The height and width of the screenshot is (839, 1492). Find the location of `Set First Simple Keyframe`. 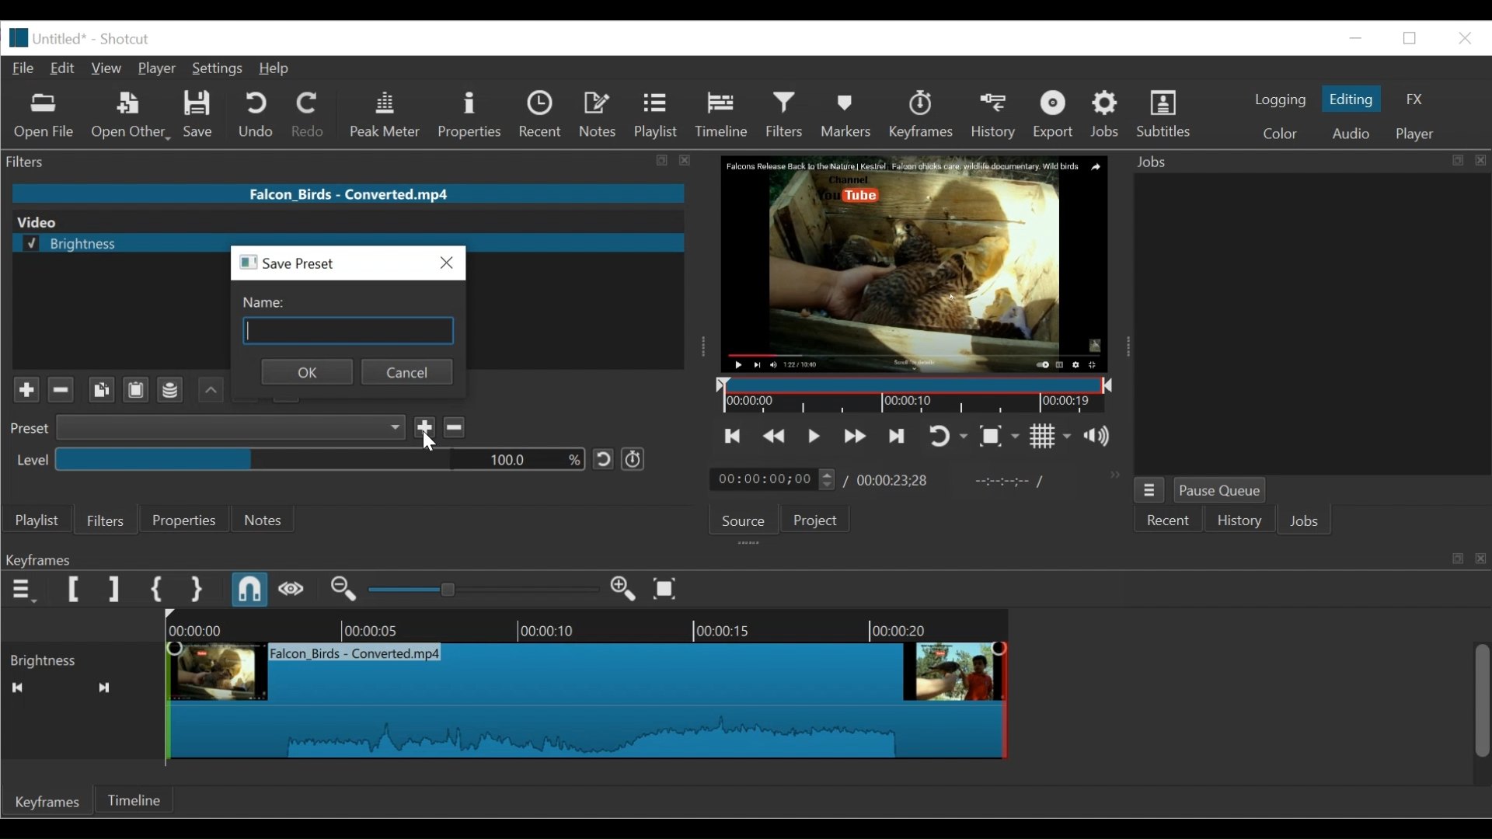

Set First Simple Keyframe is located at coordinates (156, 590).